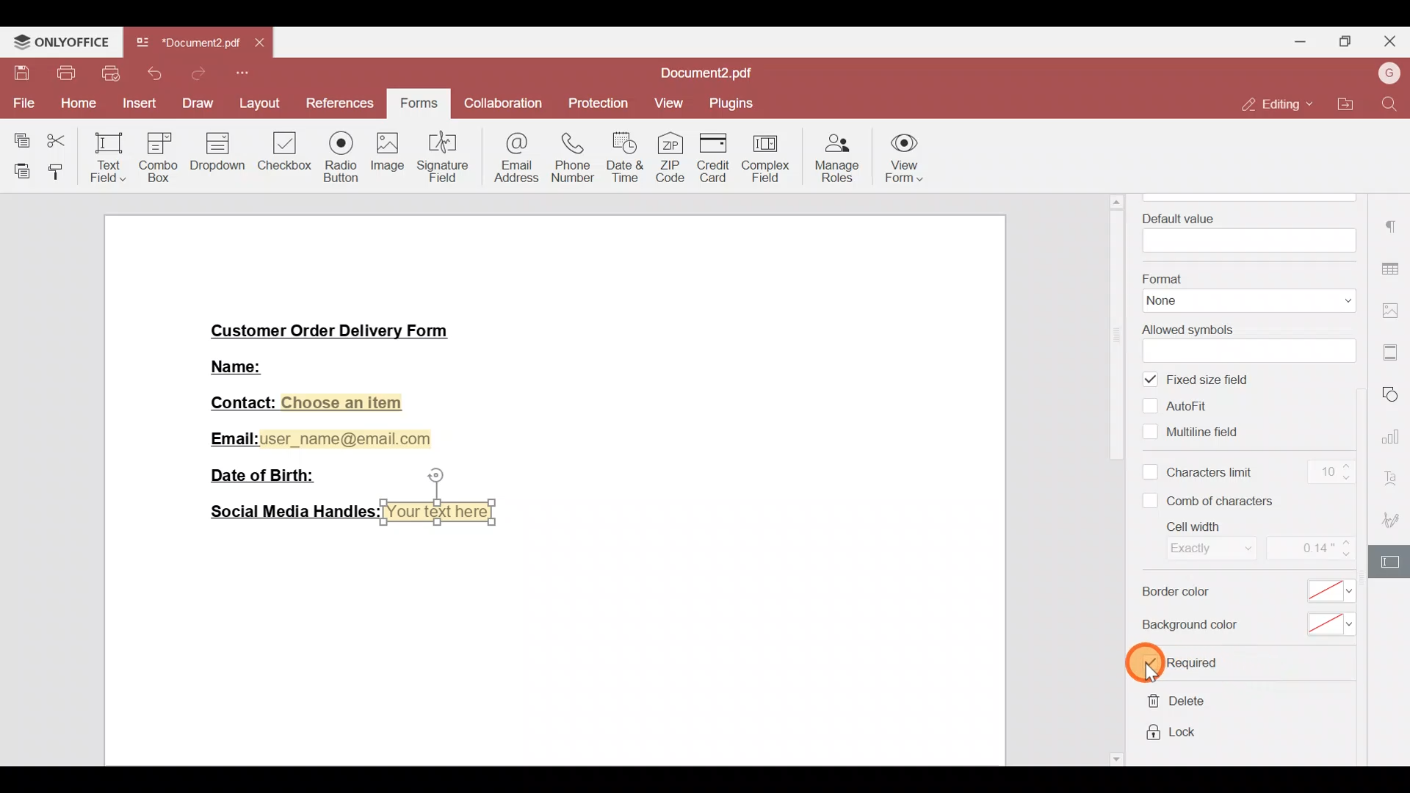 This screenshot has height=793, width=1410. What do you see at coordinates (1393, 305) in the screenshot?
I see `Image settings` at bounding box center [1393, 305].